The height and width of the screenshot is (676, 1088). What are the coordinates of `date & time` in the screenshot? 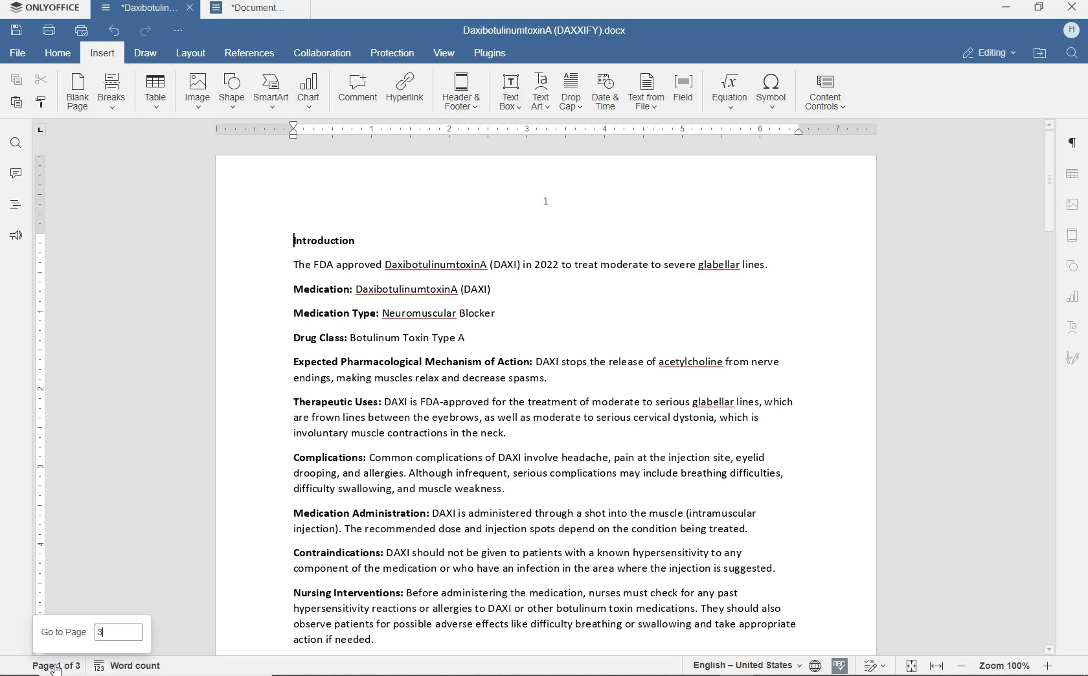 It's located at (607, 92).